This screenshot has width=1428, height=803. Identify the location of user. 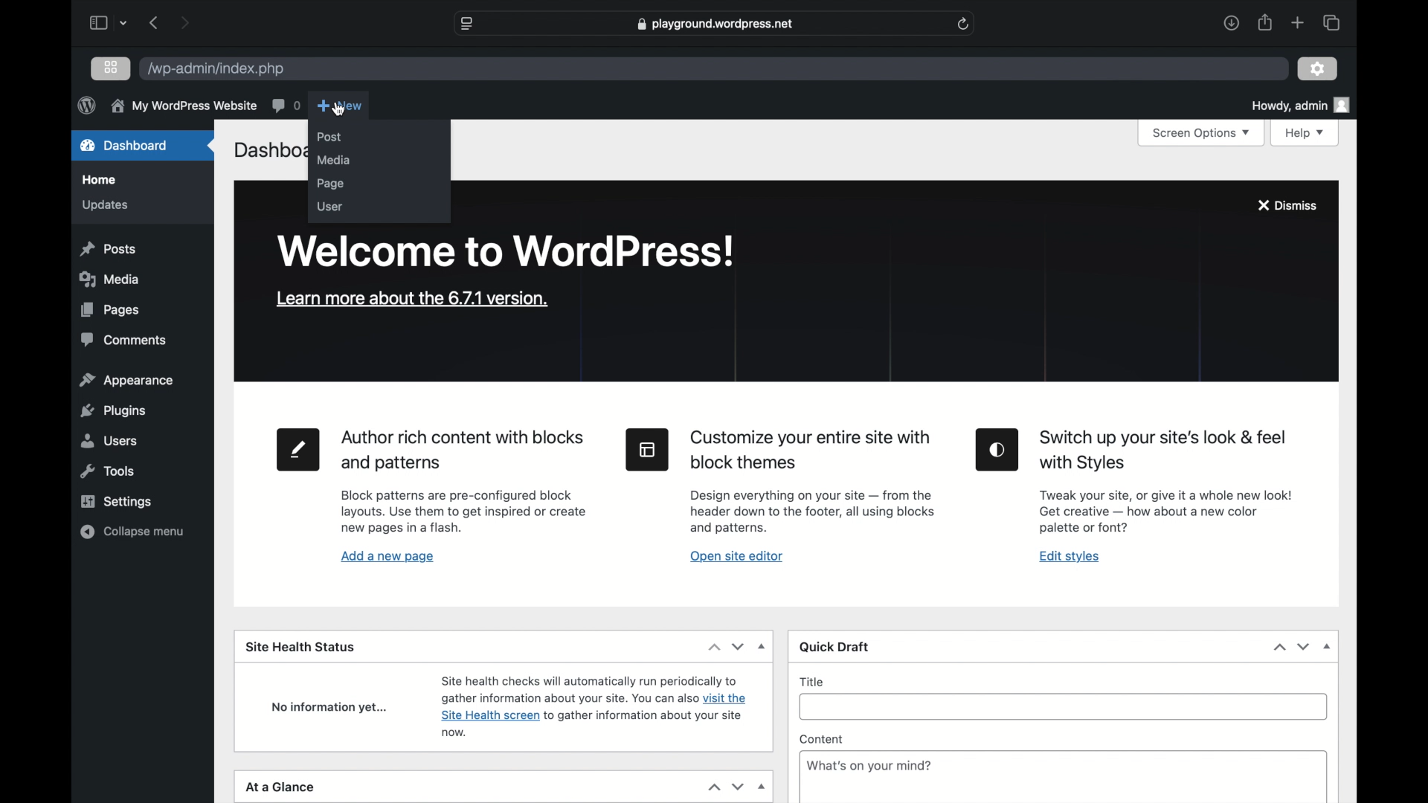
(329, 205).